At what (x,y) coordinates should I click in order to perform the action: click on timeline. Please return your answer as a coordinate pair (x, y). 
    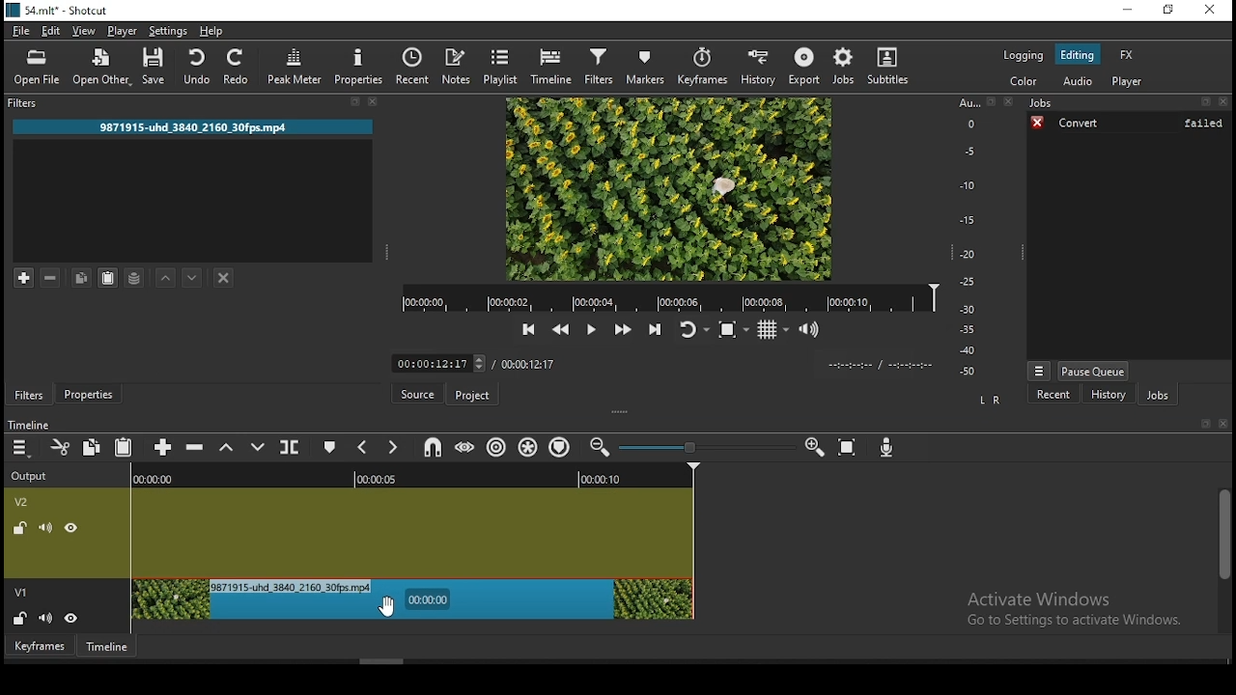
    Looking at the image, I should click on (107, 645).